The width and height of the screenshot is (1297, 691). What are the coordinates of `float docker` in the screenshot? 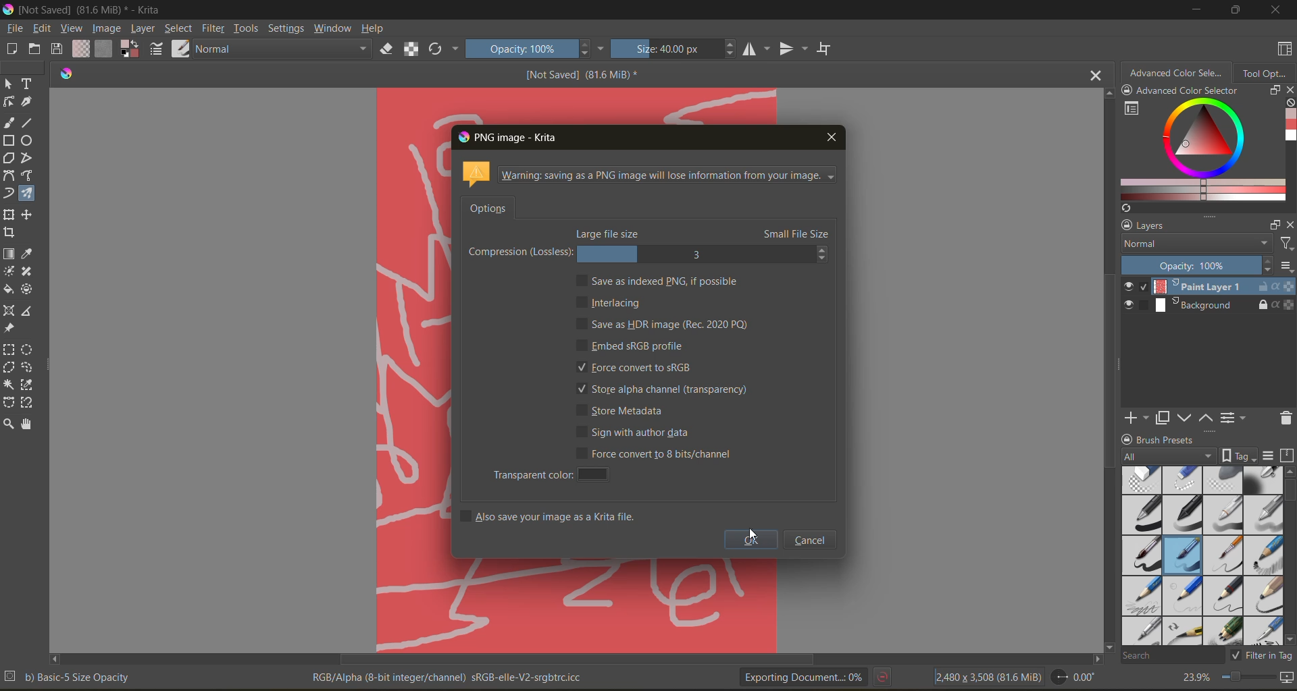 It's located at (1273, 90).